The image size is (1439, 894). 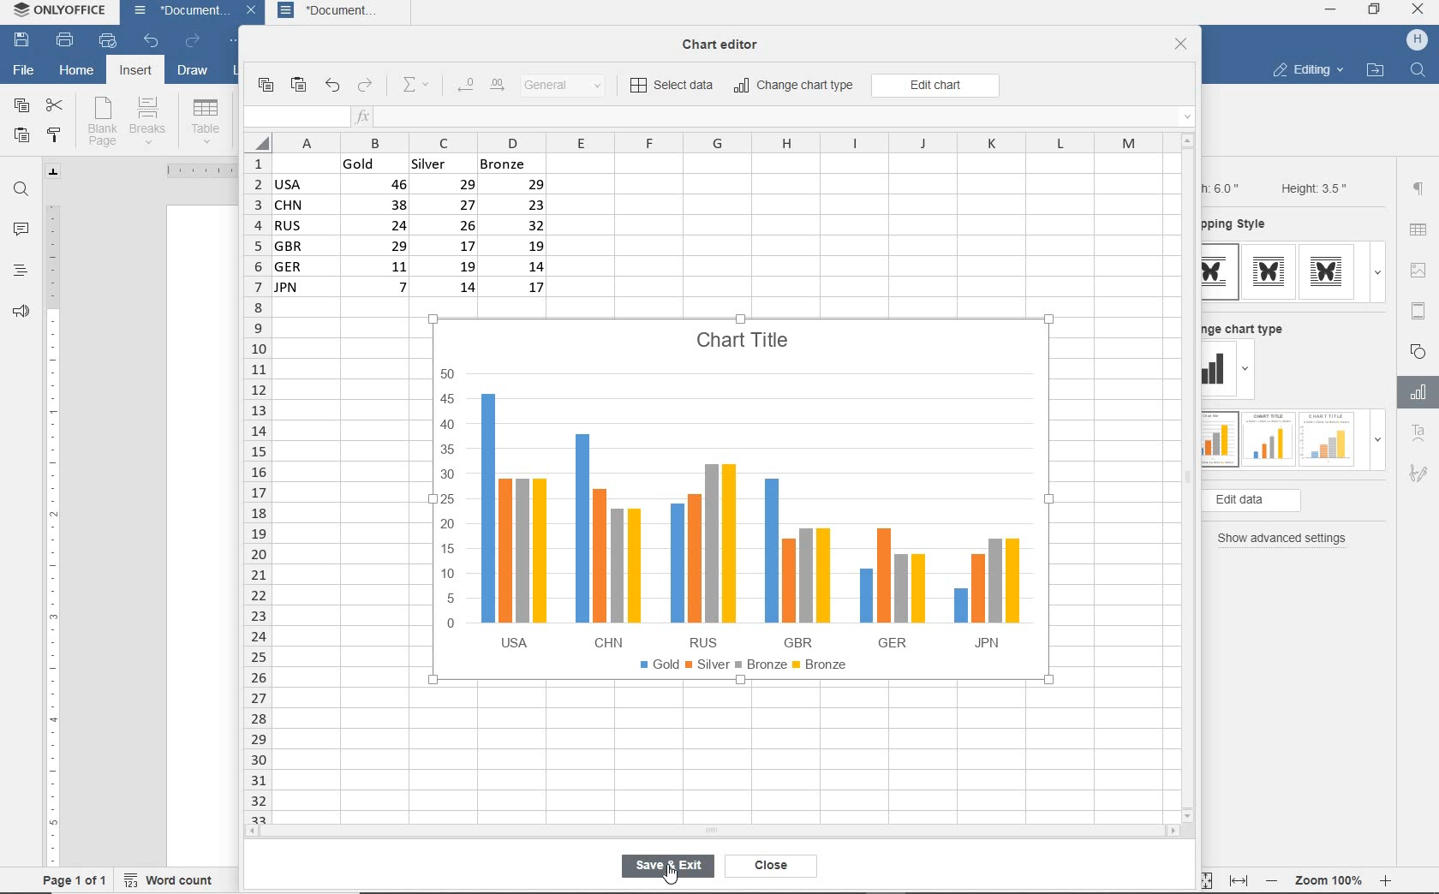 What do you see at coordinates (480, 86) in the screenshot?
I see `change decimal place` at bounding box center [480, 86].